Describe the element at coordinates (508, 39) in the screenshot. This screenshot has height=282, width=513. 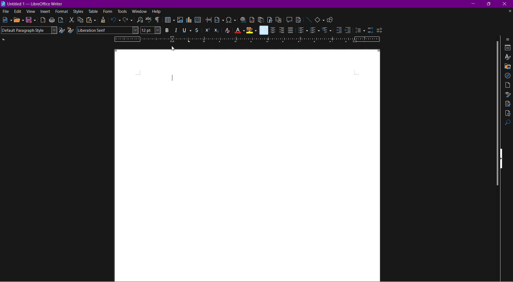
I see `Sidebar properties` at that location.